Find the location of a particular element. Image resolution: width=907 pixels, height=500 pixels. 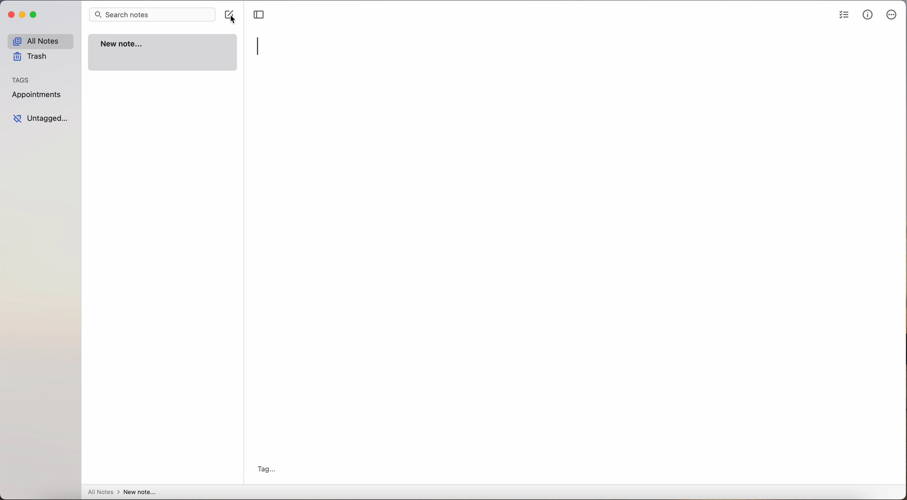

close app is located at coordinates (10, 15).